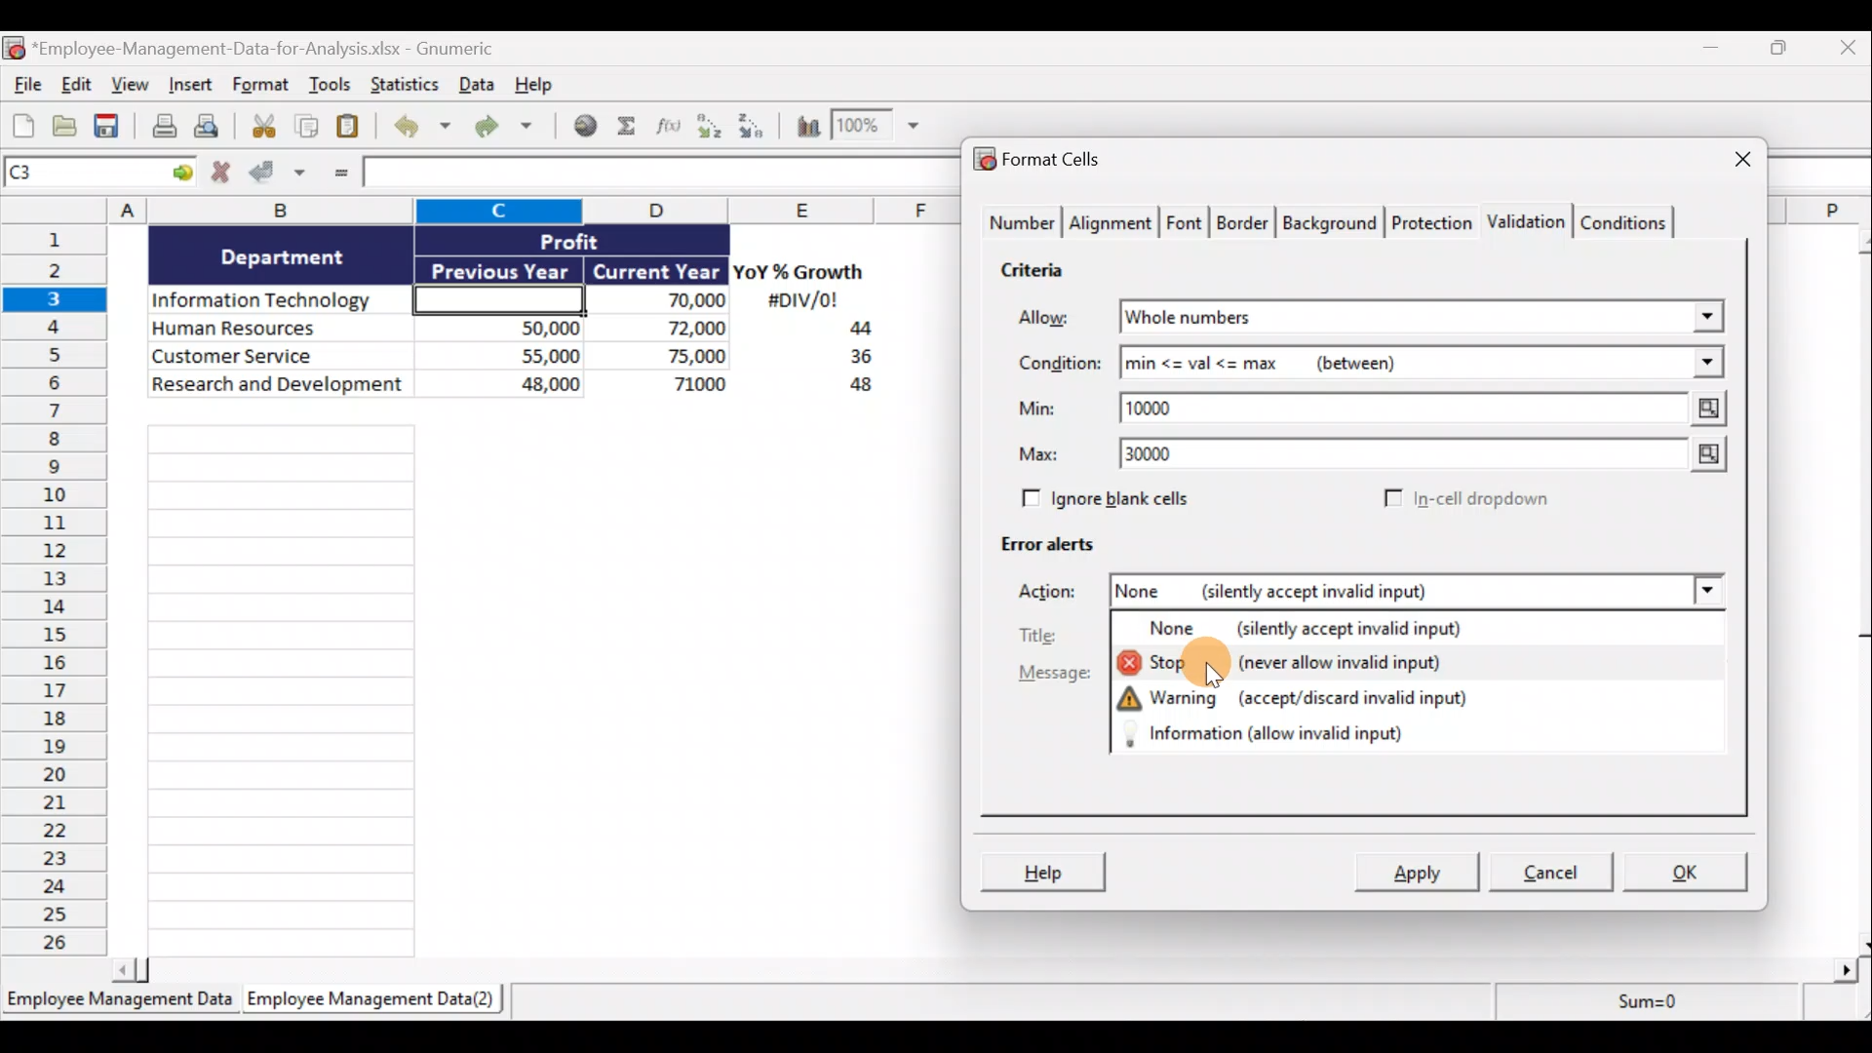 The width and height of the screenshot is (1872, 1053). I want to click on Background, so click(1335, 223).